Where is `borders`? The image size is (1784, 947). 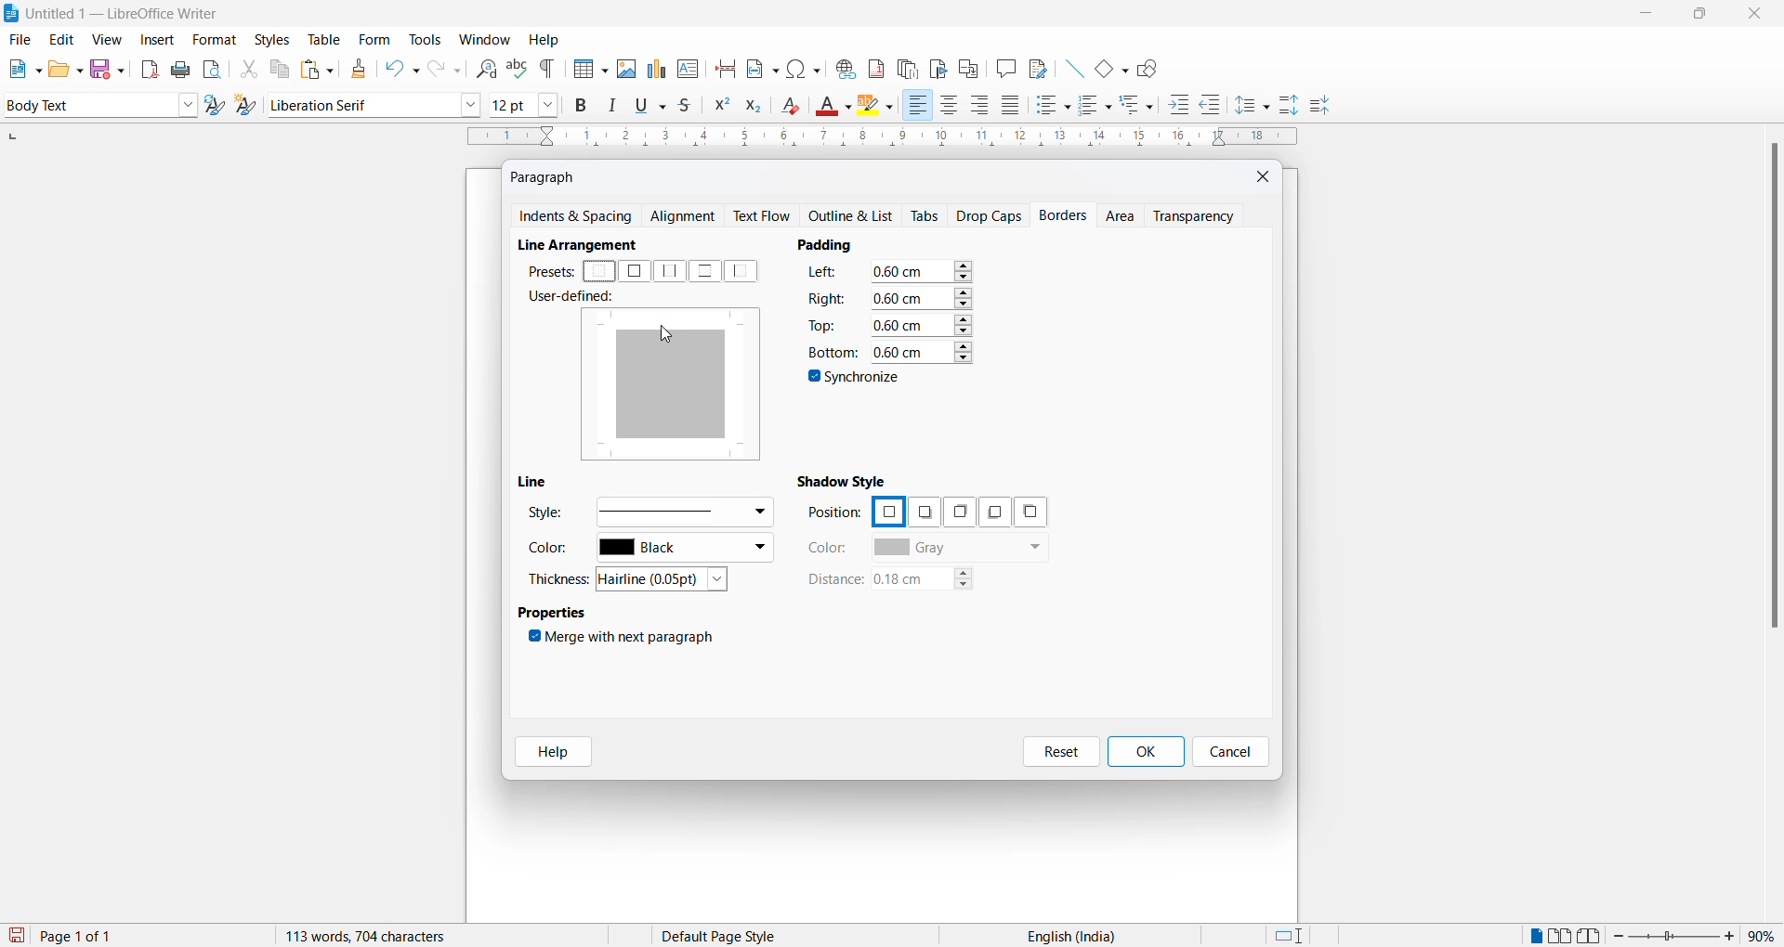 borders is located at coordinates (1066, 215).